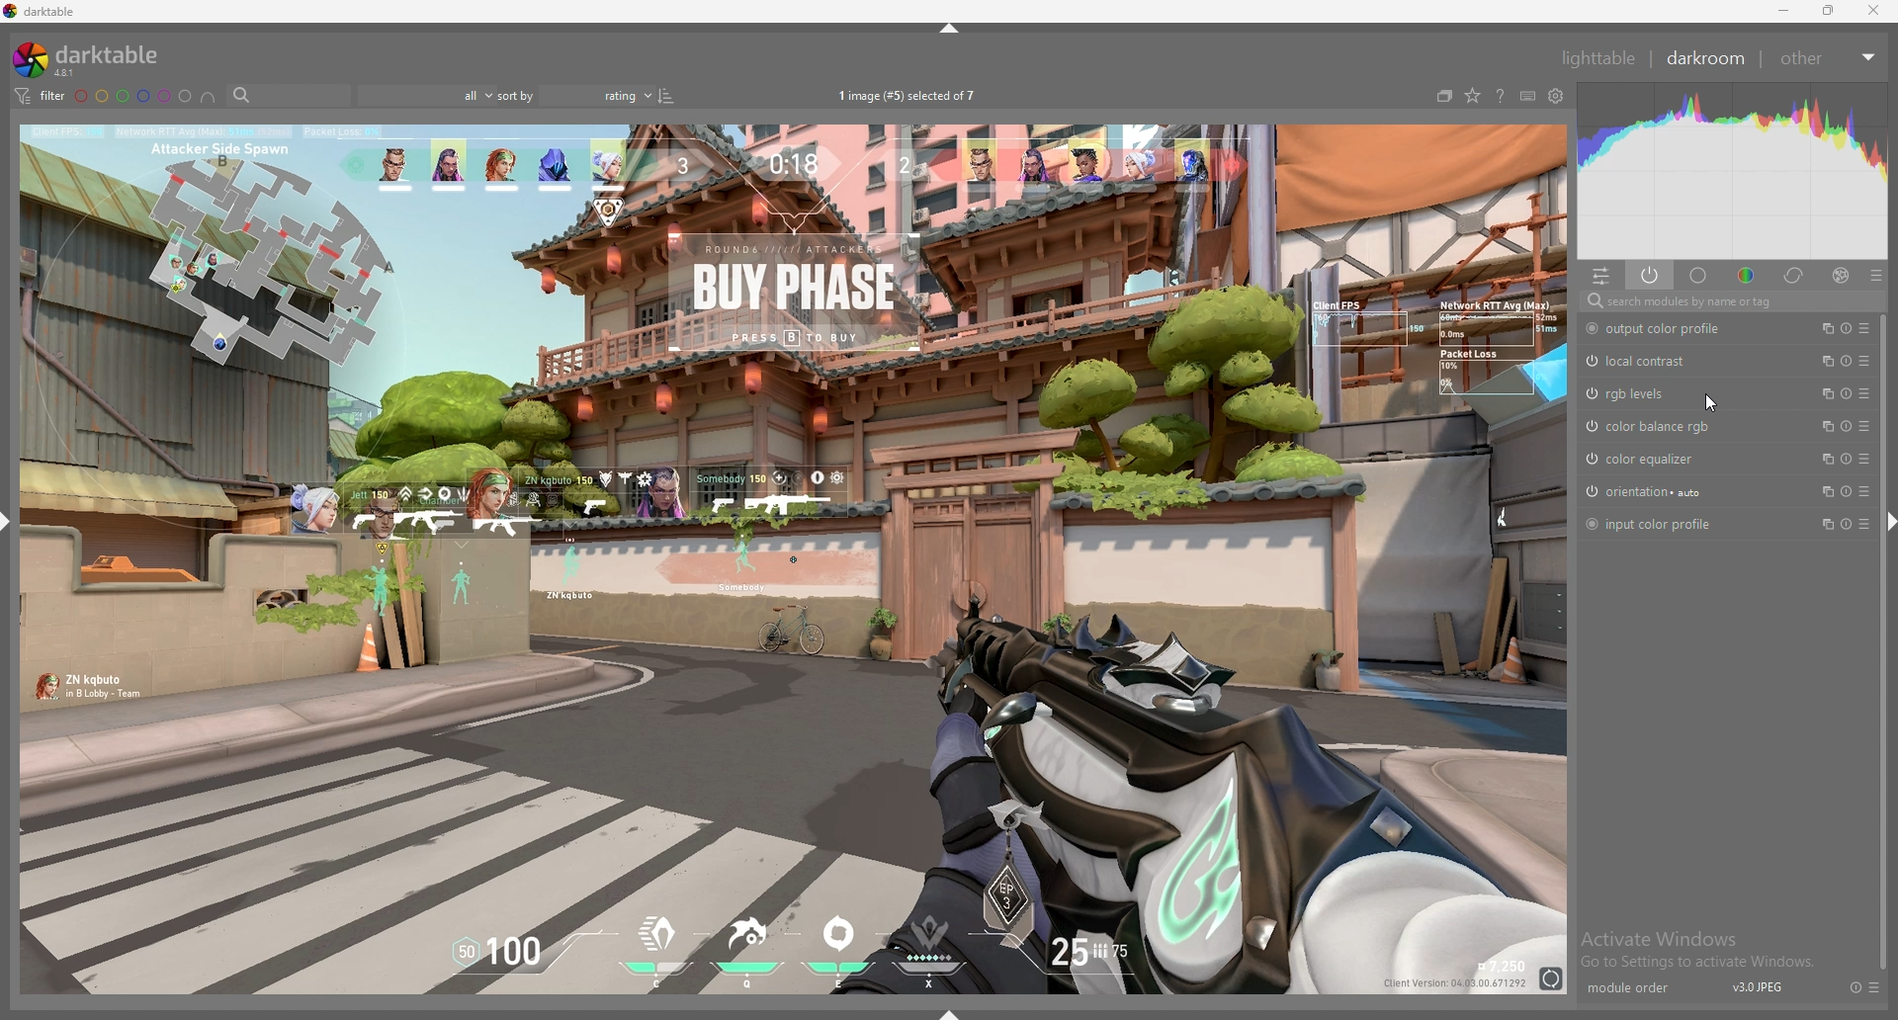 This screenshot has width=1898, height=1020. Describe the element at coordinates (1864, 393) in the screenshot. I see `presets` at that location.